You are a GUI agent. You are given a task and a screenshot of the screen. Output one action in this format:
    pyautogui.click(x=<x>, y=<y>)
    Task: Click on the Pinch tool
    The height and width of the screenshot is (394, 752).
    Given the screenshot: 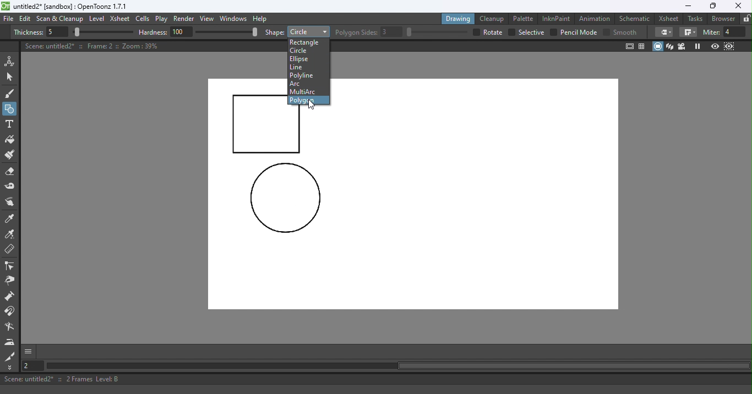 What is the action you would take?
    pyautogui.click(x=9, y=282)
    